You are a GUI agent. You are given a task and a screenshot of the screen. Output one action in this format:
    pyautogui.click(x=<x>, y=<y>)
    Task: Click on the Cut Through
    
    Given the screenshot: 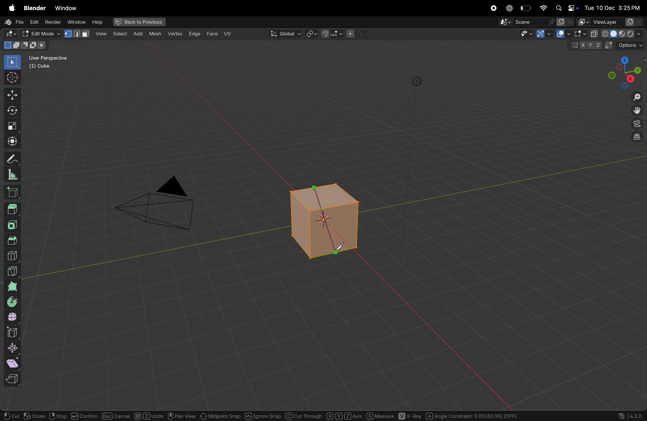 What is the action you would take?
    pyautogui.click(x=304, y=415)
    